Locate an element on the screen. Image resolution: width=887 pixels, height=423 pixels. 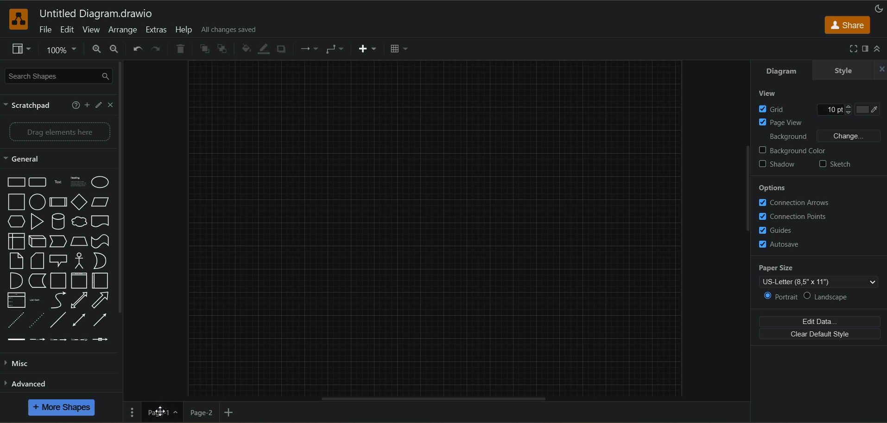
hide is located at coordinates (881, 68).